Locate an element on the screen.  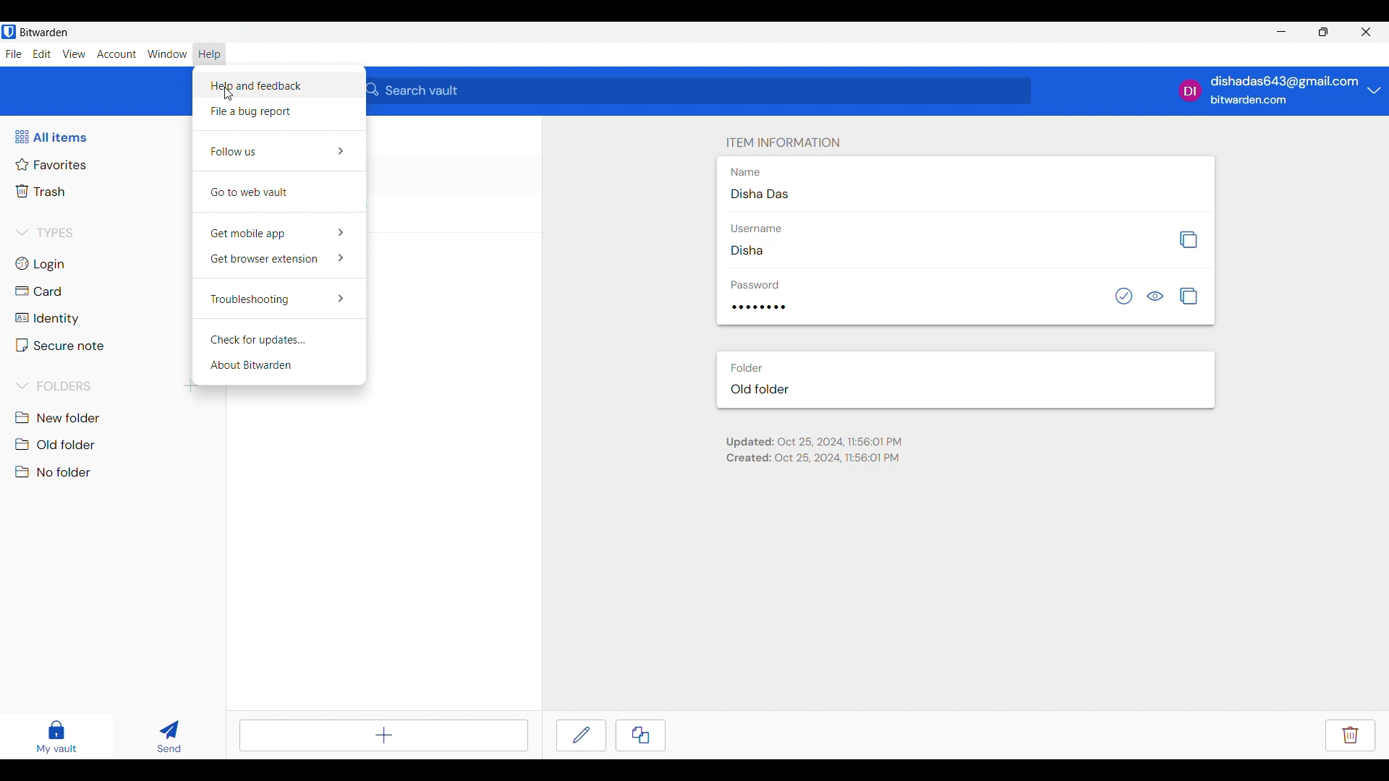
Created: Oct 25, 2024, 11:56:01 PM is located at coordinates (812, 458).